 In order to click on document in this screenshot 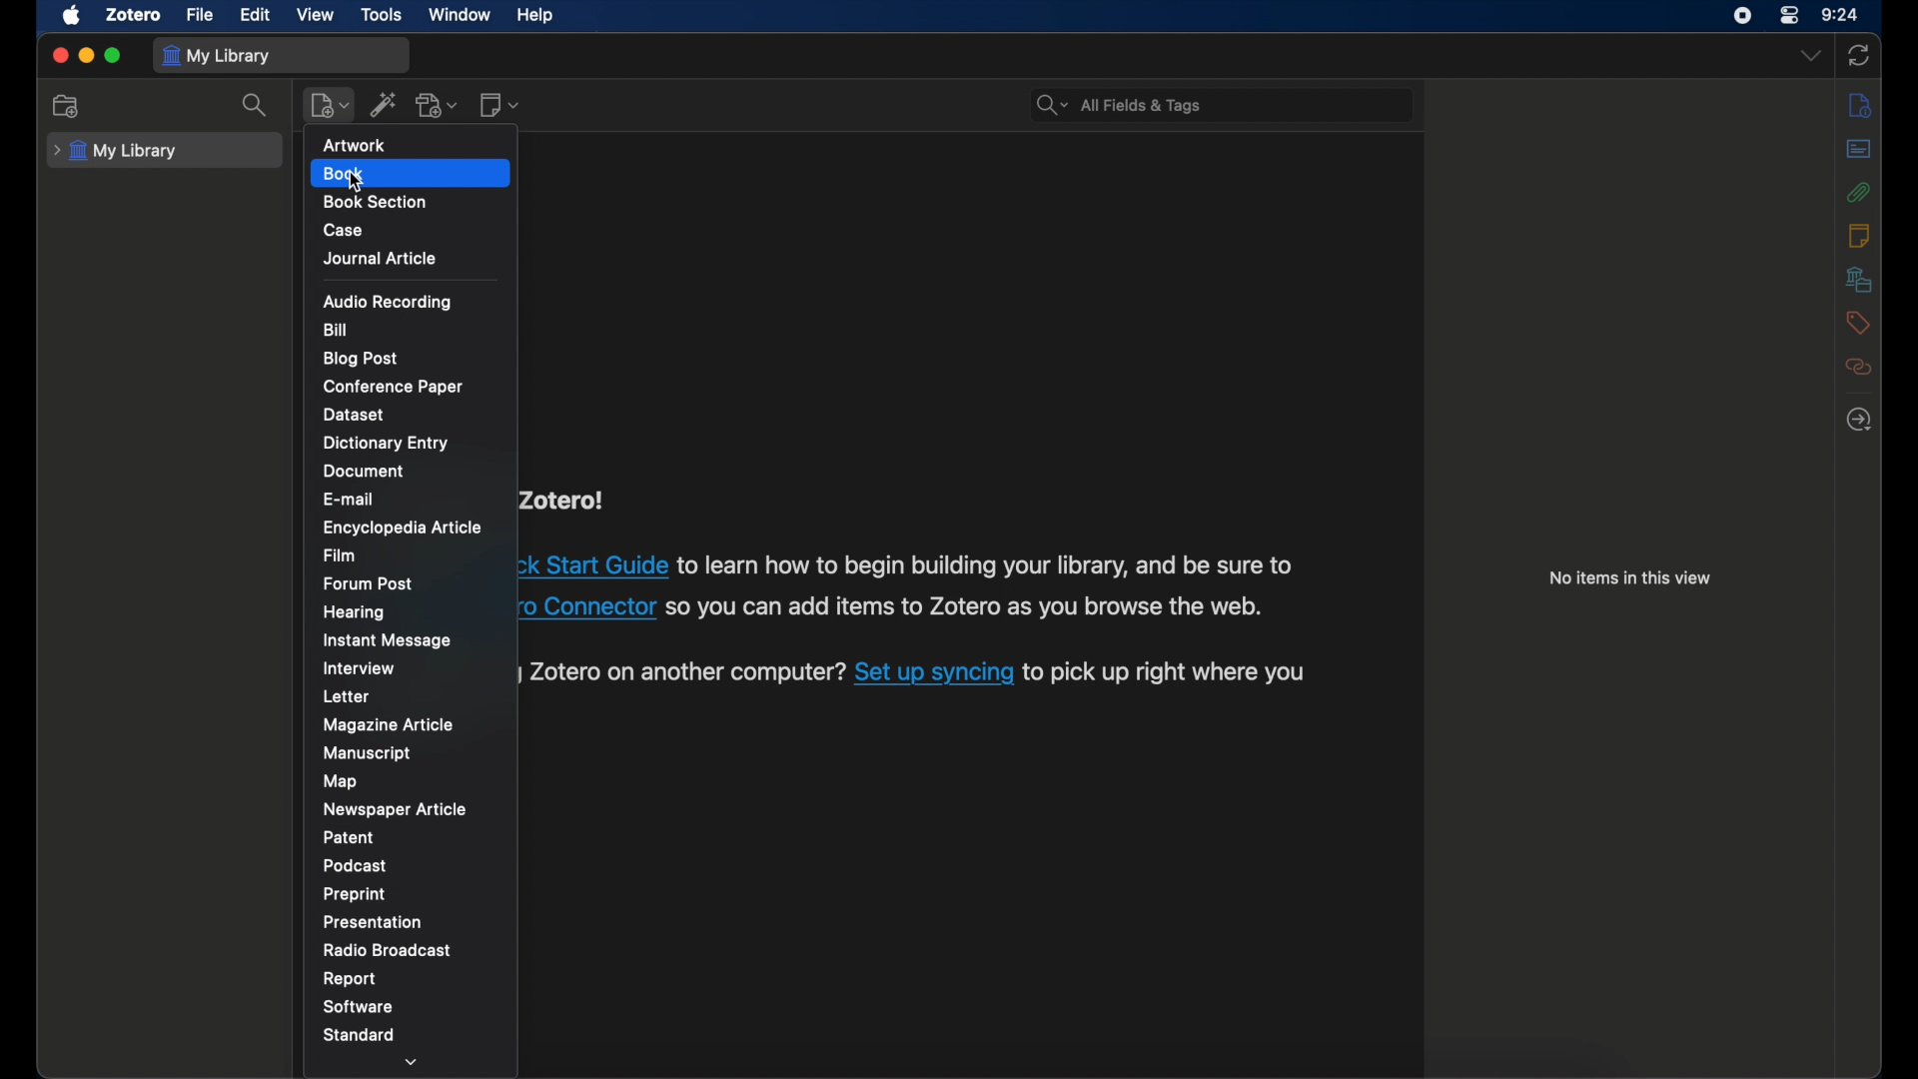, I will do `click(366, 472)`.